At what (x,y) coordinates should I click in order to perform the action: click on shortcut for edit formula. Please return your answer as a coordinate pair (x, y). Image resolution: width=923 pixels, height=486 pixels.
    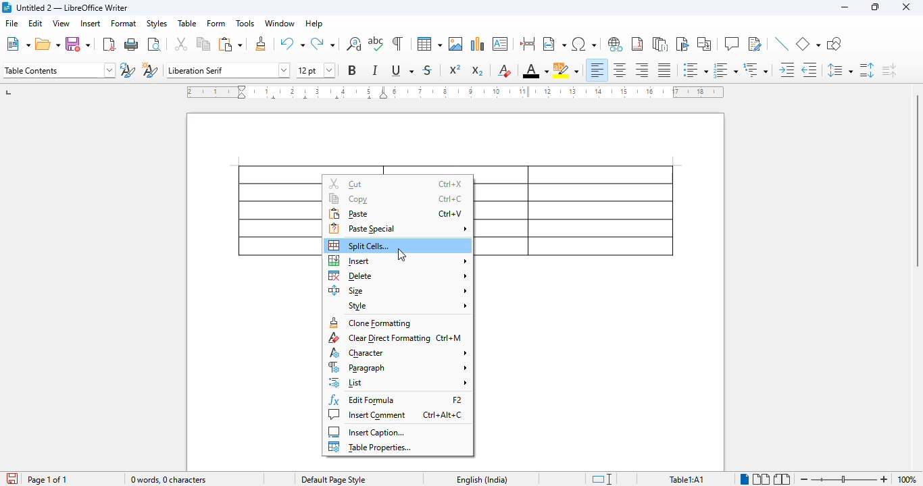
    Looking at the image, I should click on (457, 400).